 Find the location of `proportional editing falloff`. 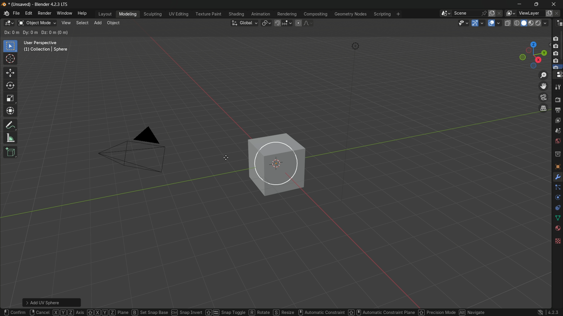

proportional editing falloff is located at coordinates (308, 23).